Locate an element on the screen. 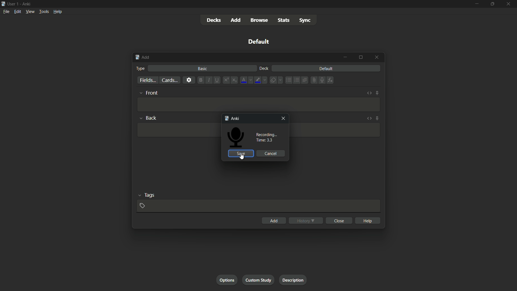 Image resolution: width=517 pixels, height=291 pixels. cancel is located at coordinates (271, 154).